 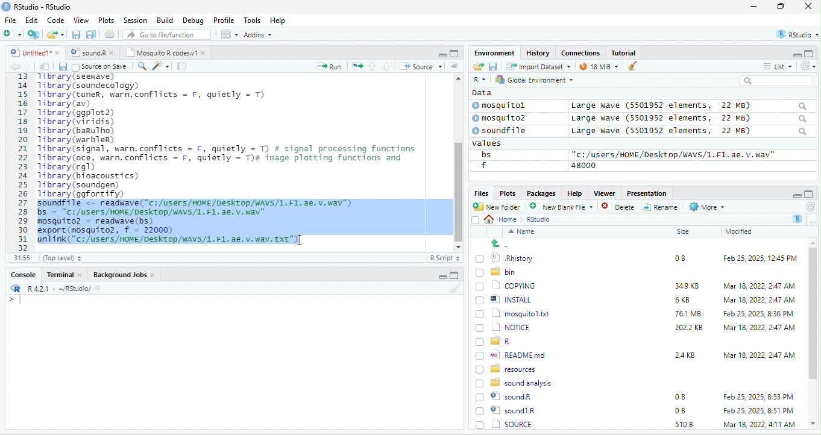 I want to click on 349K8, so click(x=687, y=286).